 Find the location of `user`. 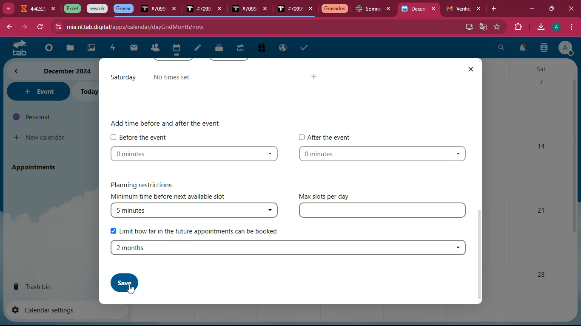

user is located at coordinates (544, 49).